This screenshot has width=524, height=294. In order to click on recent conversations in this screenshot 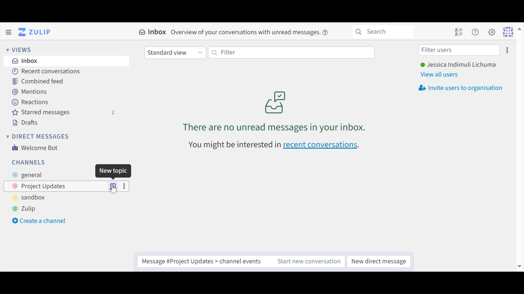, I will do `click(321, 145)`.